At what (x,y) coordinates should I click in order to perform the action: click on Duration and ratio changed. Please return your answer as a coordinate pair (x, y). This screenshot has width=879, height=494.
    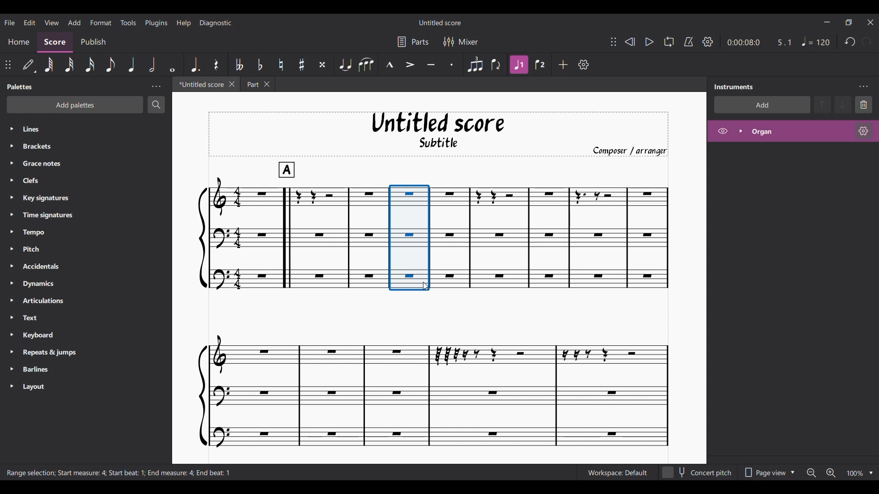
    Looking at the image, I should click on (760, 42).